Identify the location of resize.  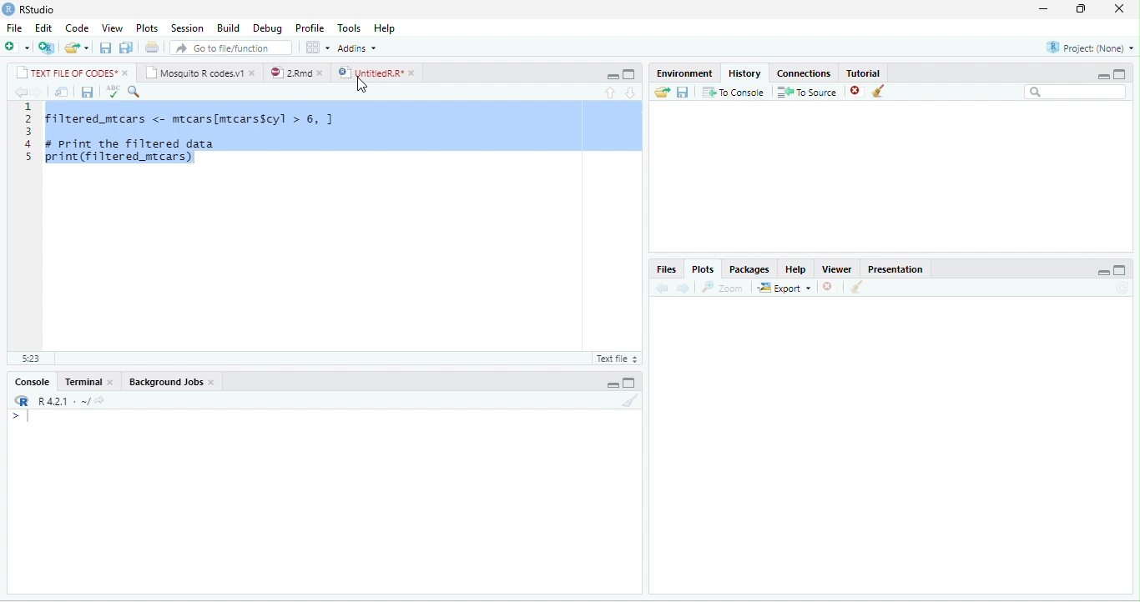
(1078, 9).